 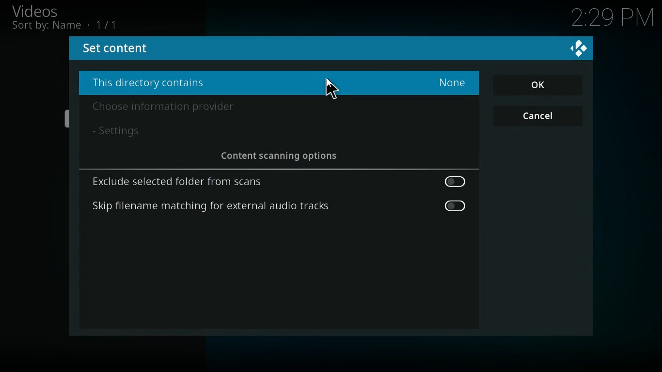 I want to click on videos, so click(x=47, y=11).